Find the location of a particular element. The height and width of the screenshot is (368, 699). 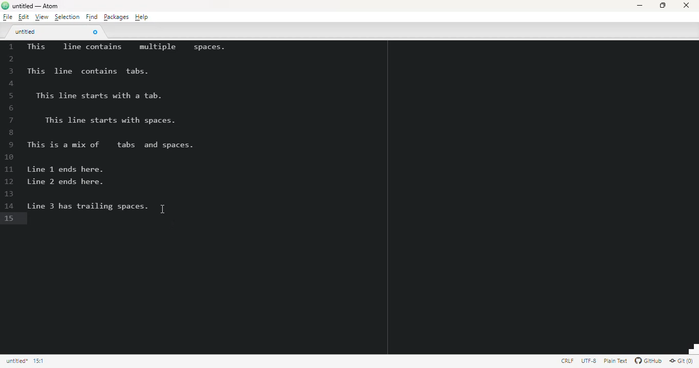

packages is located at coordinates (116, 17).